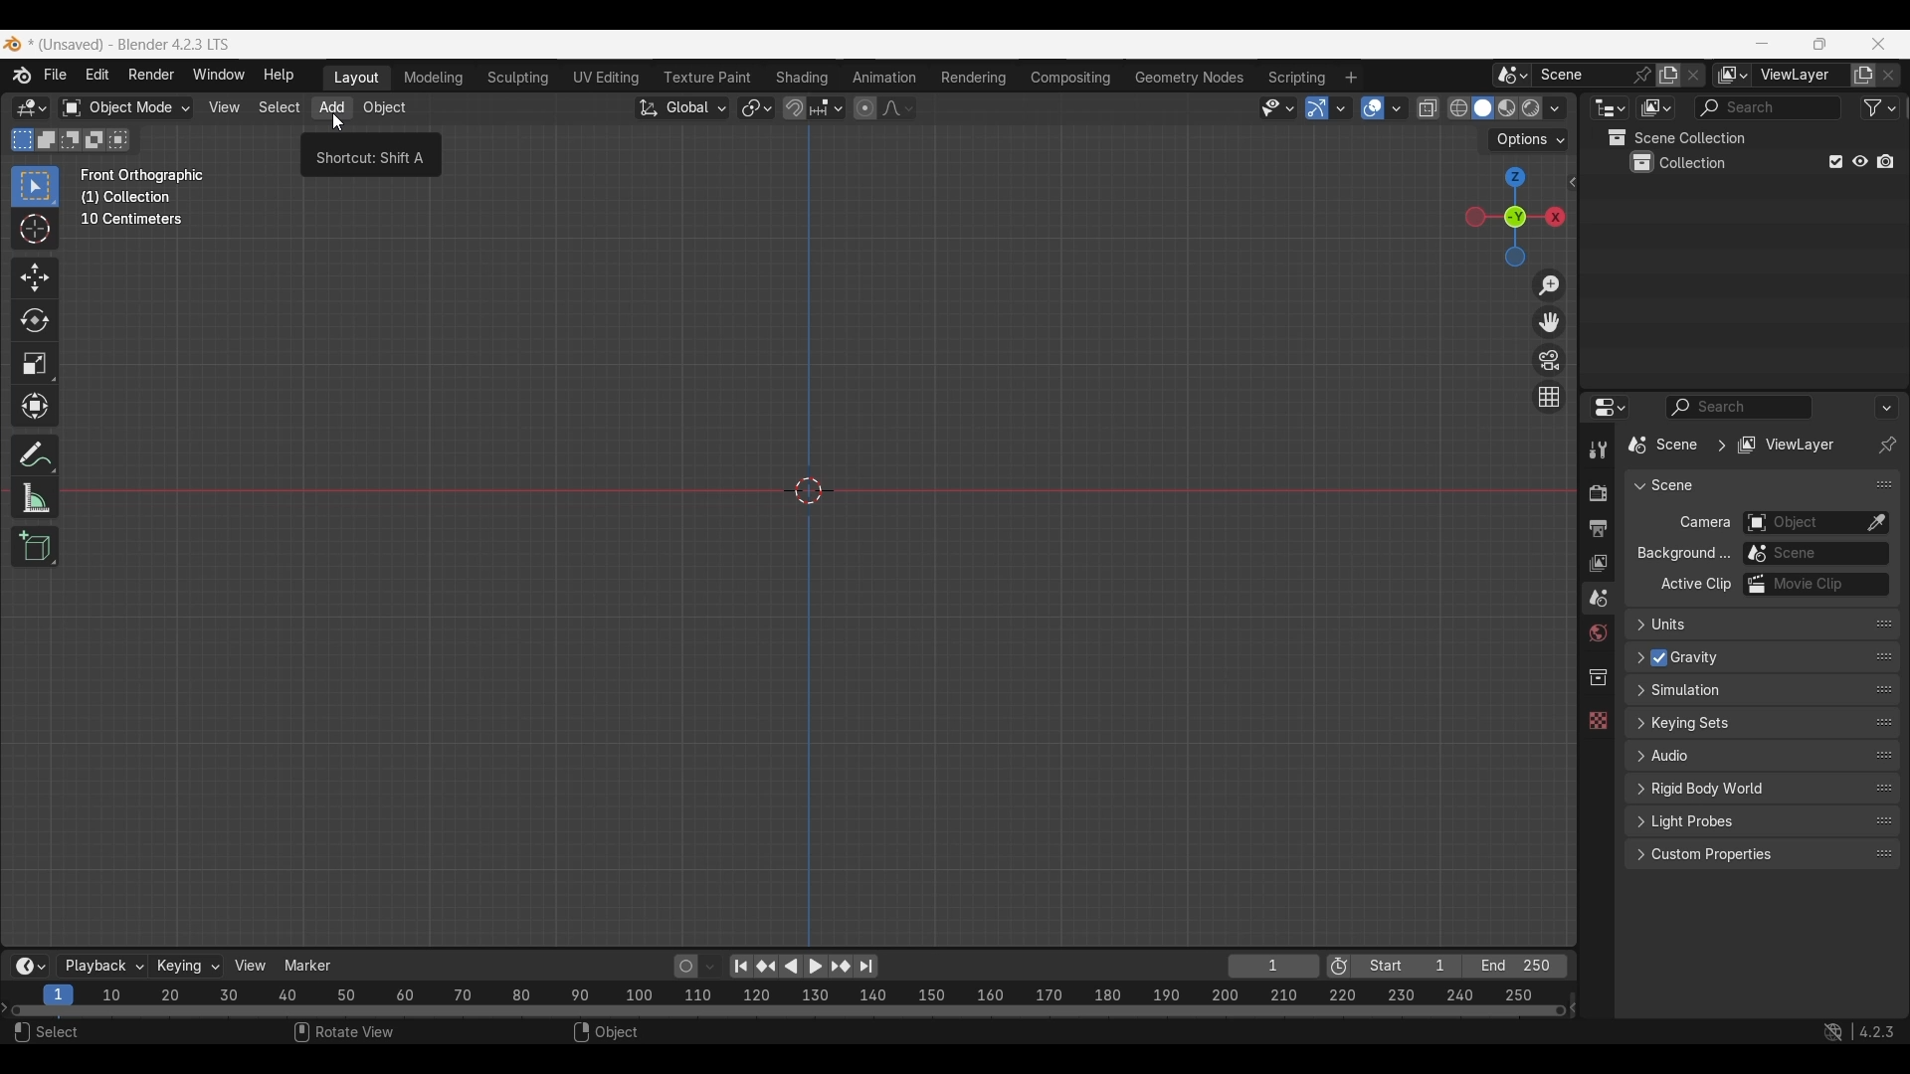  What do you see at coordinates (1704, 522) in the screenshot?
I see `Camera` at bounding box center [1704, 522].